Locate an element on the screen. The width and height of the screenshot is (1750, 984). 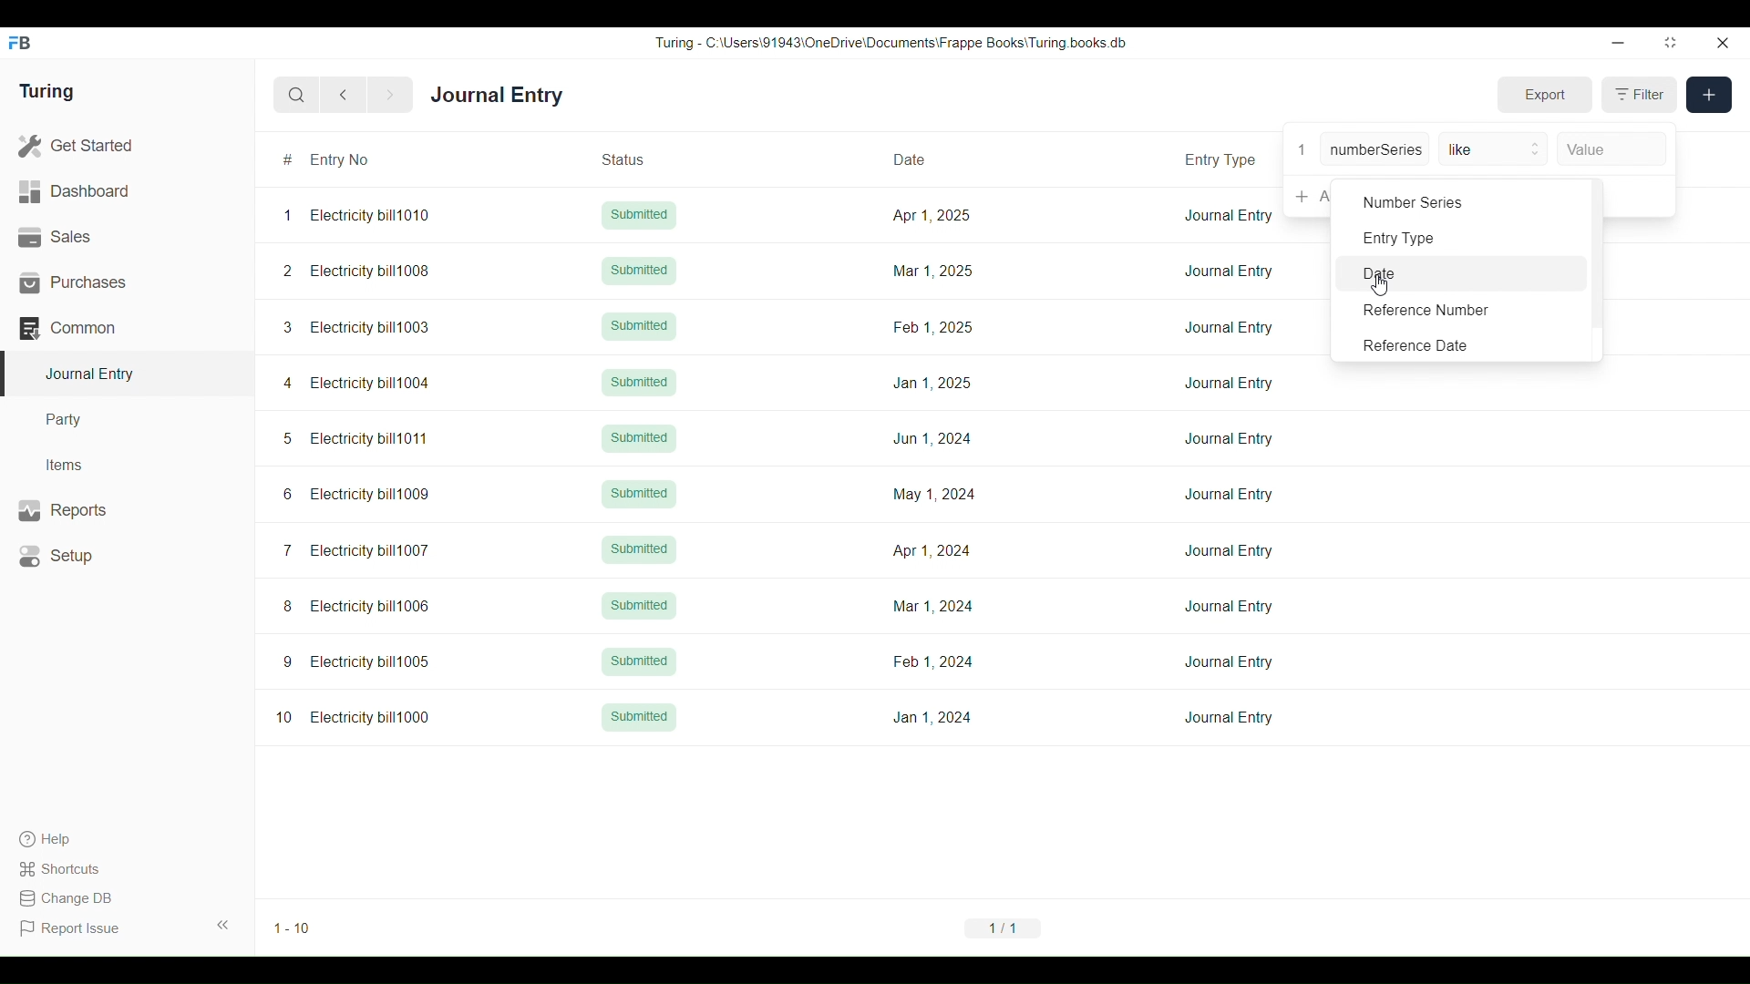
Submitted is located at coordinates (639, 327).